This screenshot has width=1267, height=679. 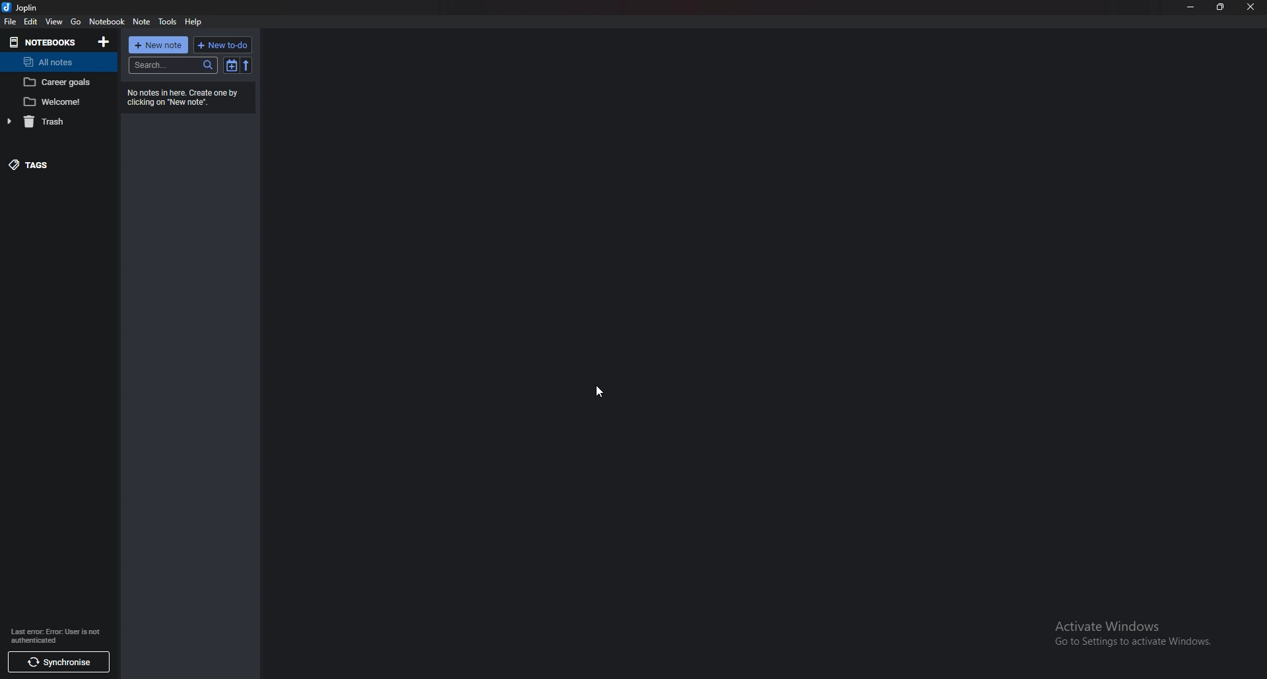 What do you see at coordinates (56, 662) in the screenshot?
I see `sync` at bounding box center [56, 662].